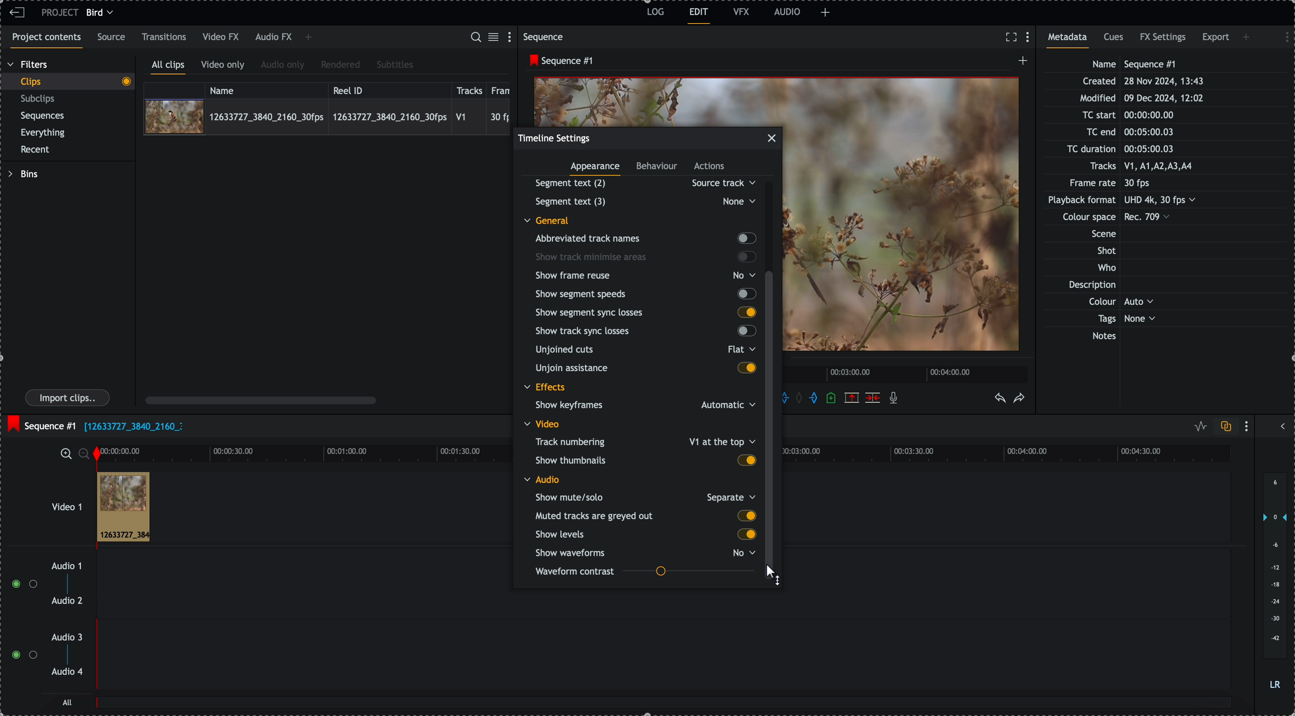  Describe the element at coordinates (544, 424) in the screenshot. I see `video` at that location.